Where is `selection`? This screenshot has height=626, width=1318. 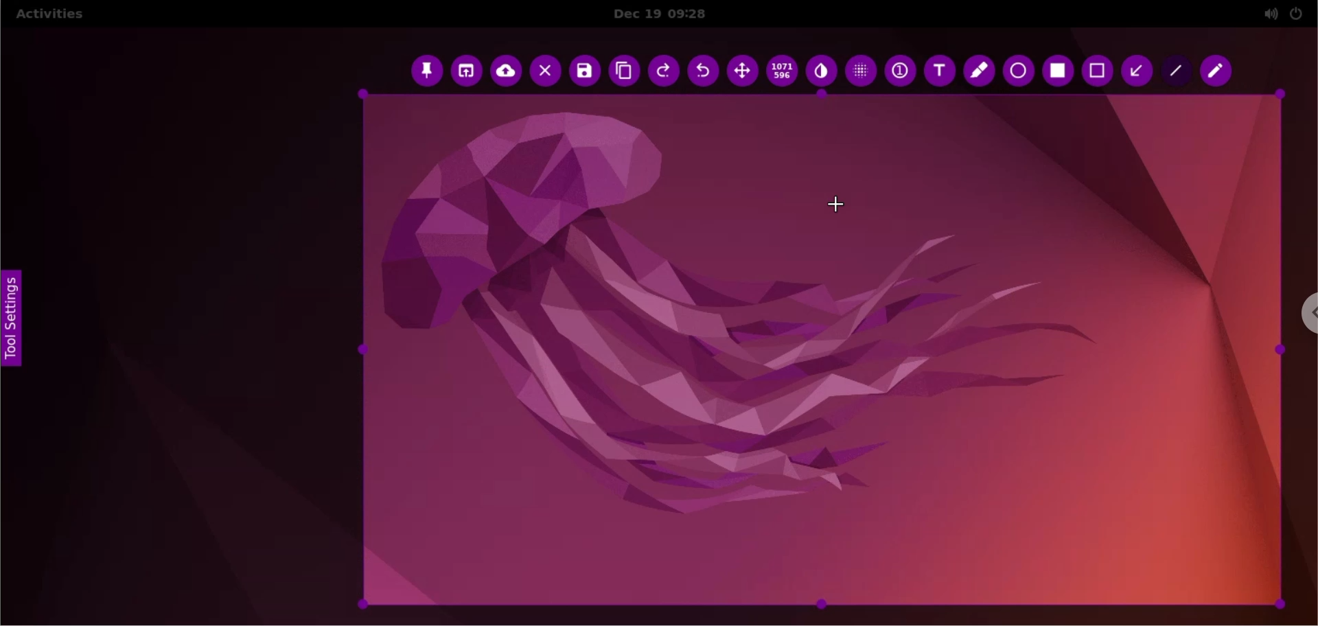
selection is located at coordinates (1060, 72).